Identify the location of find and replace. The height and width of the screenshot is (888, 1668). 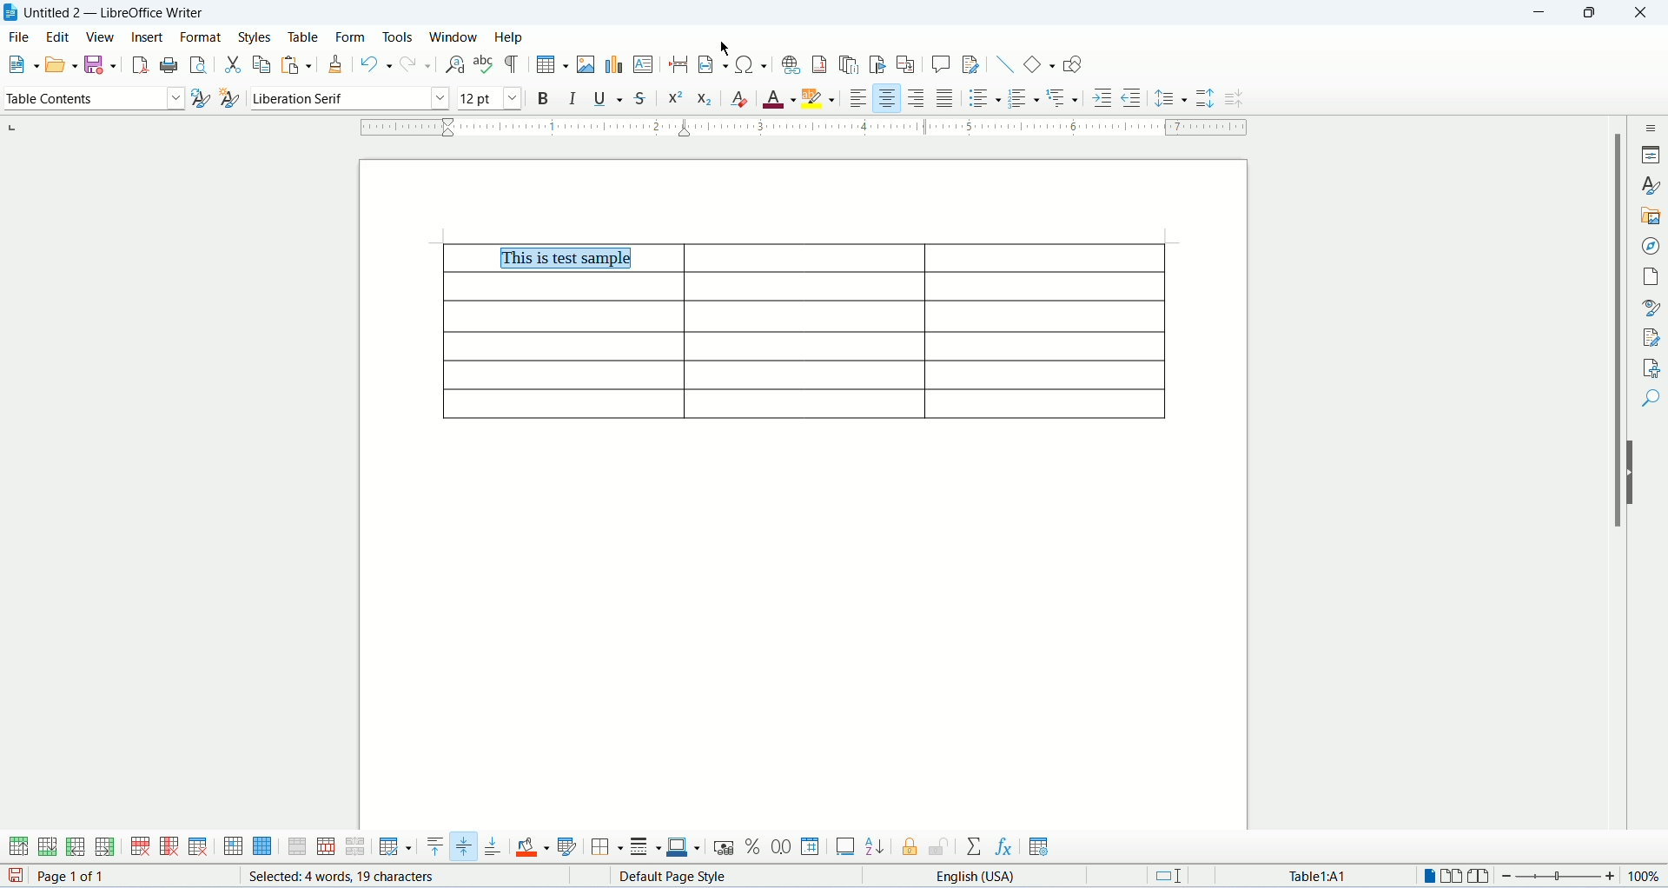
(455, 64).